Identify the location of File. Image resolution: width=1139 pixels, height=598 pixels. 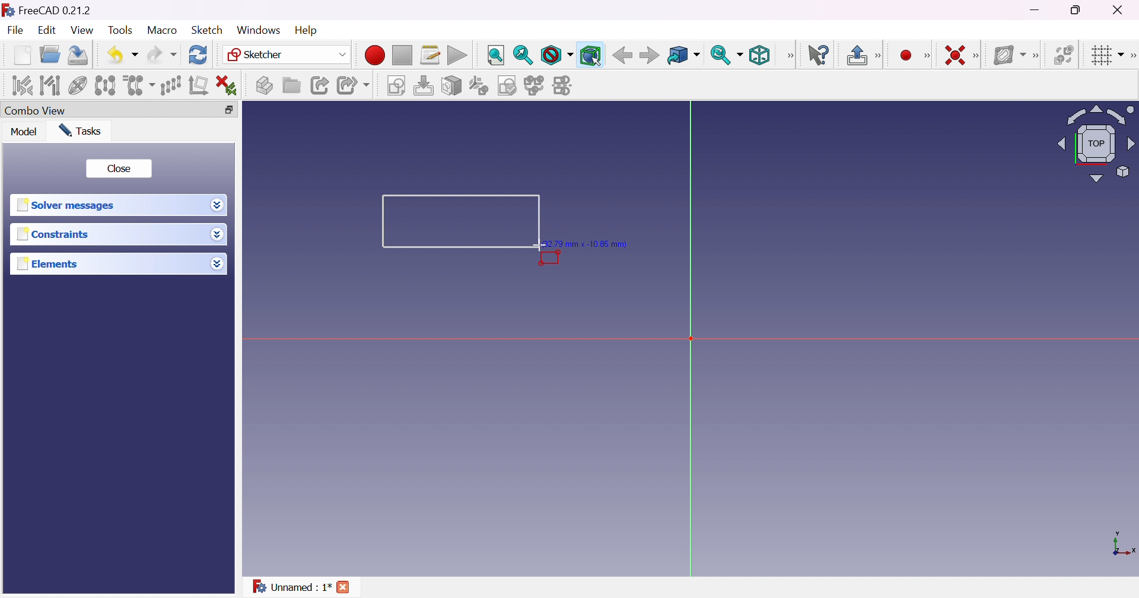
(15, 30).